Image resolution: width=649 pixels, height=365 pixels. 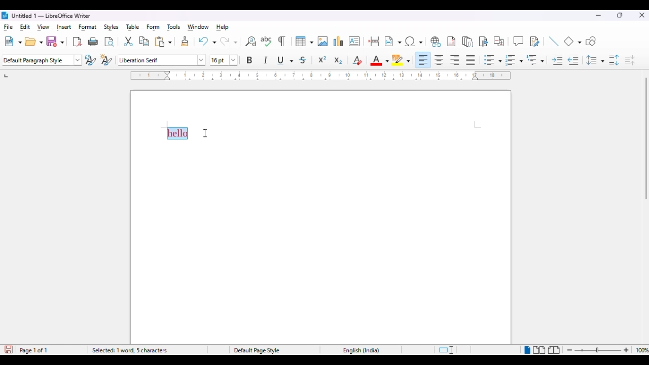 What do you see at coordinates (51, 15) in the screenshot?
I see `title` at bounding box center [51, 15].